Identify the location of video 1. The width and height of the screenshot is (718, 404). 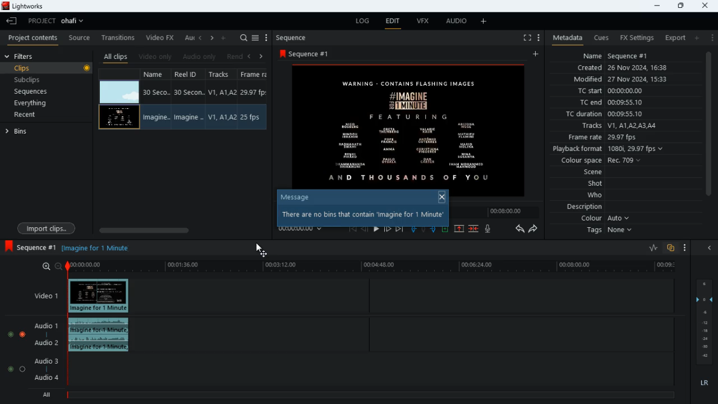
(42, 295).